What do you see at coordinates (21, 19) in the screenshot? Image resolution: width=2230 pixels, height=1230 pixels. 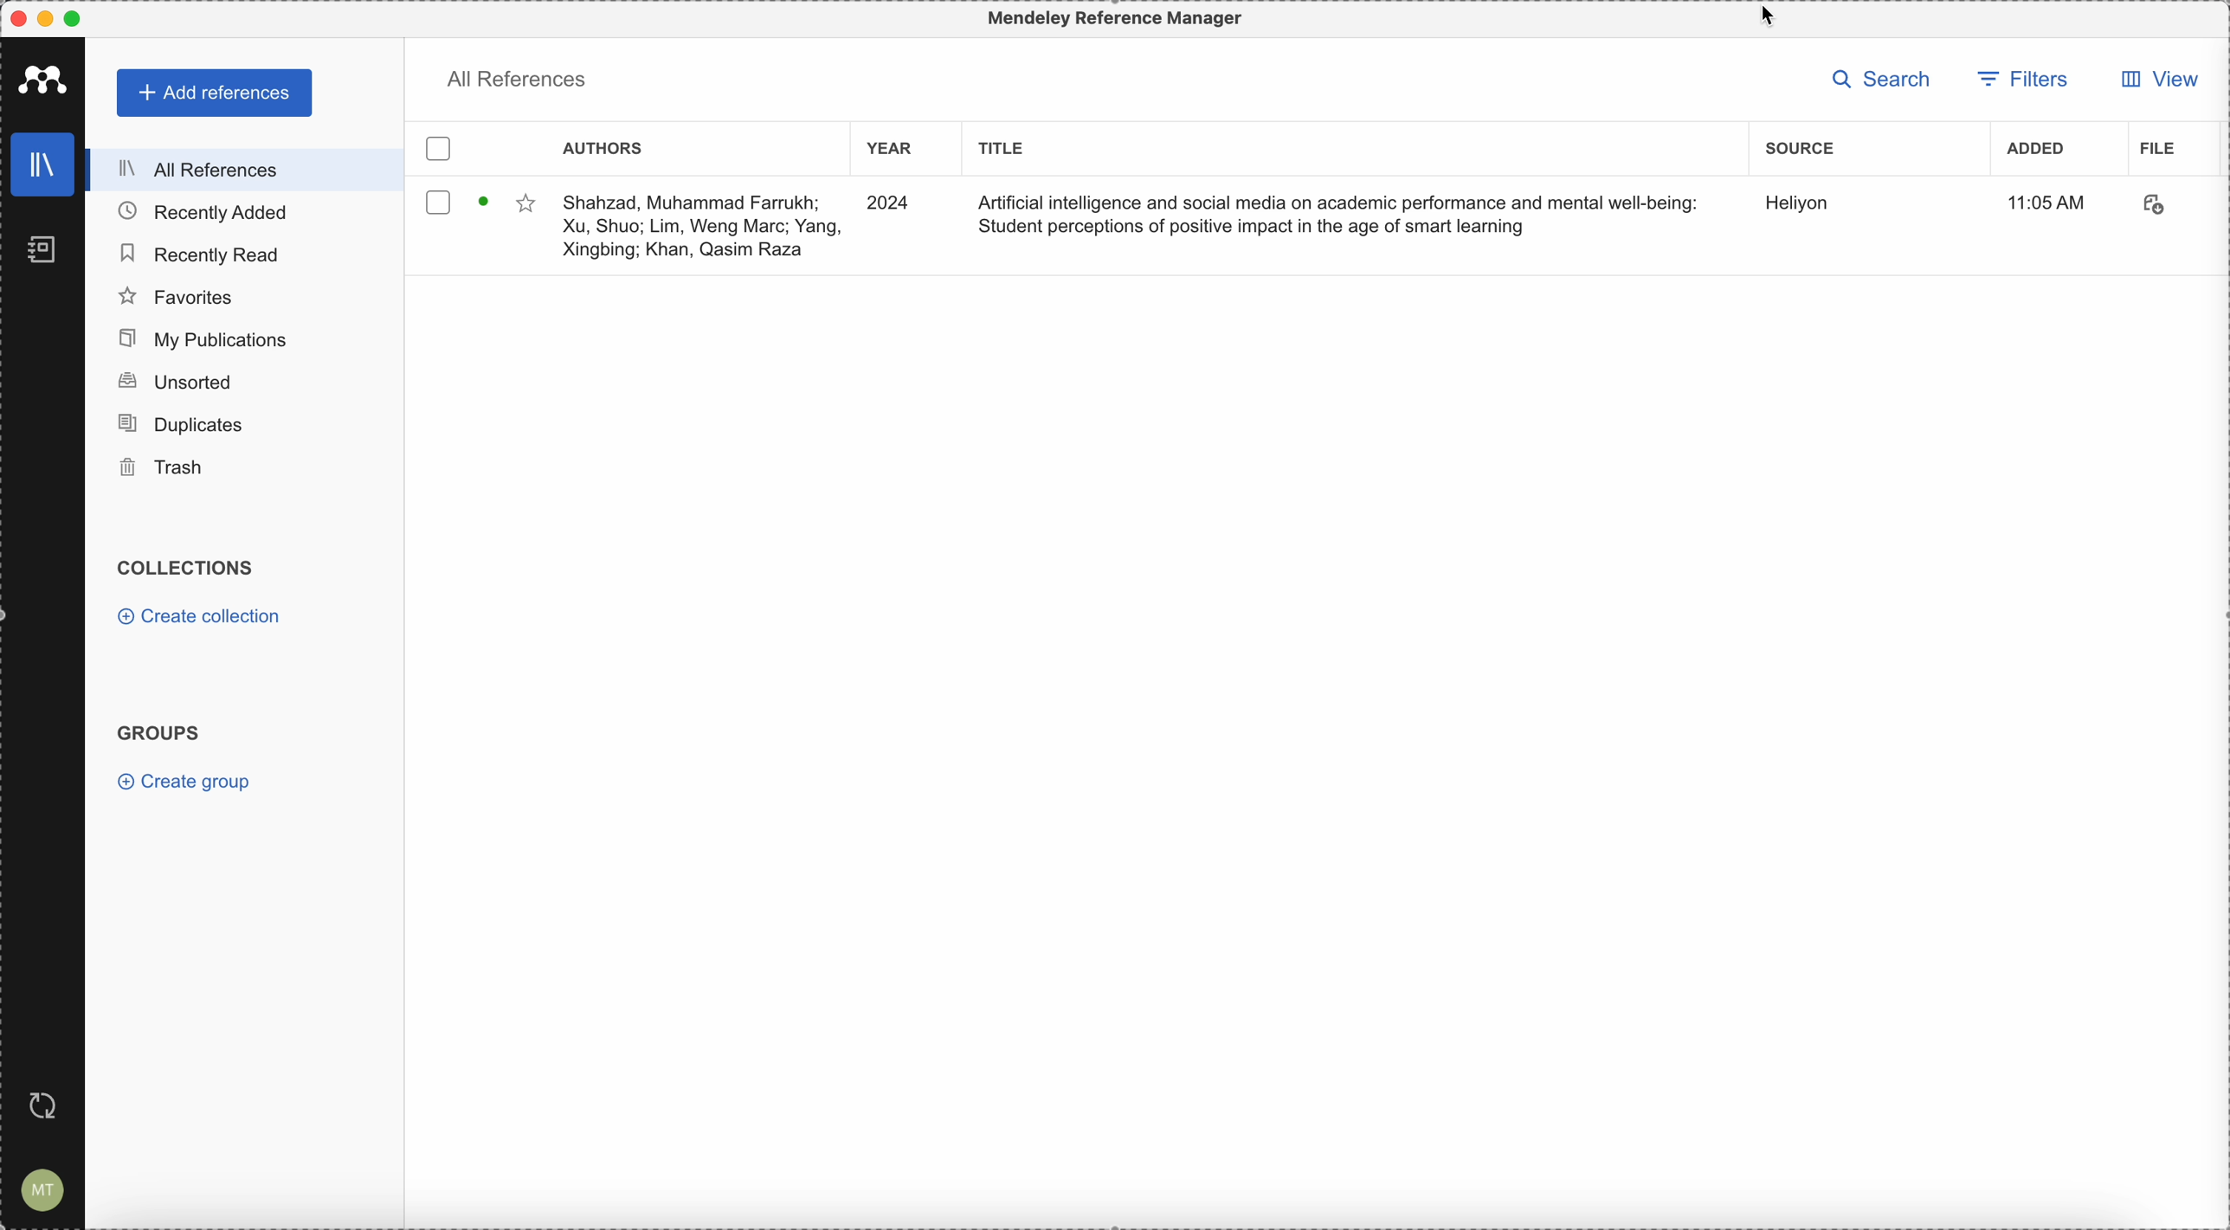 I see `close Mendeley` at bounding box center [21, 19].